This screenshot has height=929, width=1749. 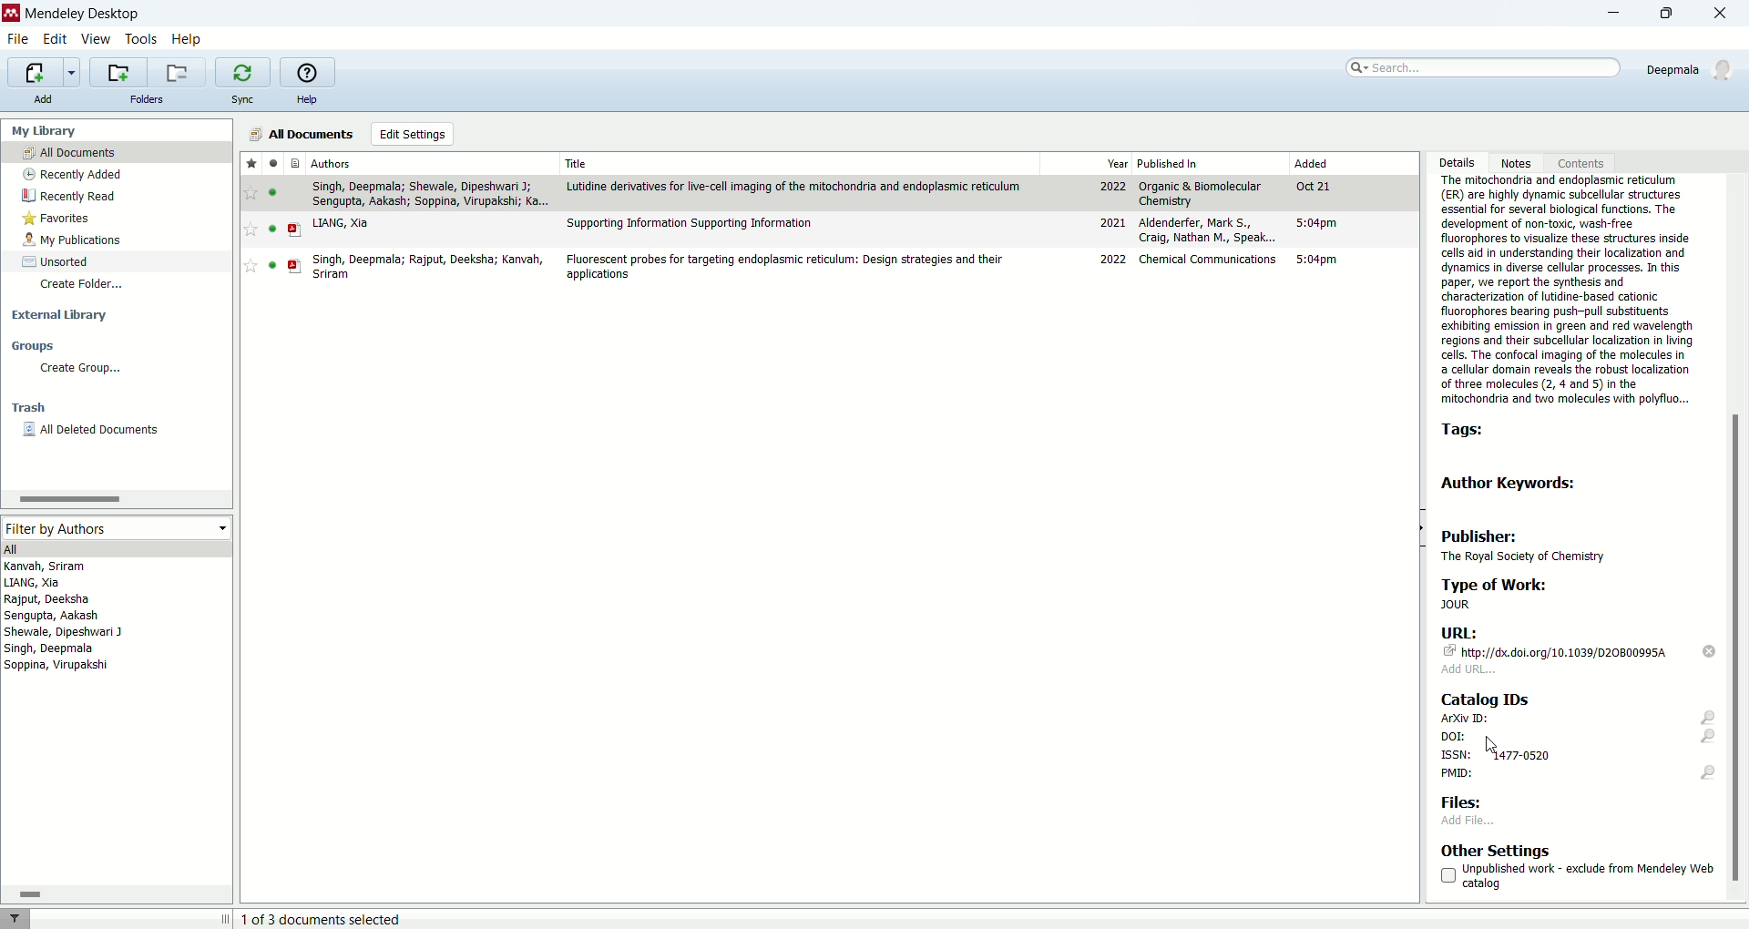 I want to click on add, so click(x=41, y=98).